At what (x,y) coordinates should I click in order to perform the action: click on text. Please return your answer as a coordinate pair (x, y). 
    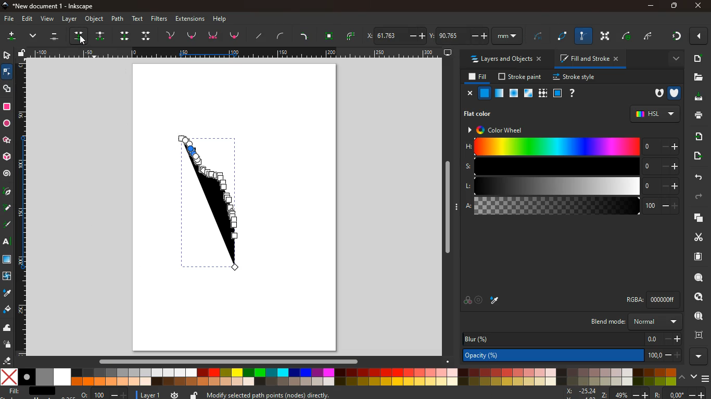
    Looking at the image, I should click on (138, 19).